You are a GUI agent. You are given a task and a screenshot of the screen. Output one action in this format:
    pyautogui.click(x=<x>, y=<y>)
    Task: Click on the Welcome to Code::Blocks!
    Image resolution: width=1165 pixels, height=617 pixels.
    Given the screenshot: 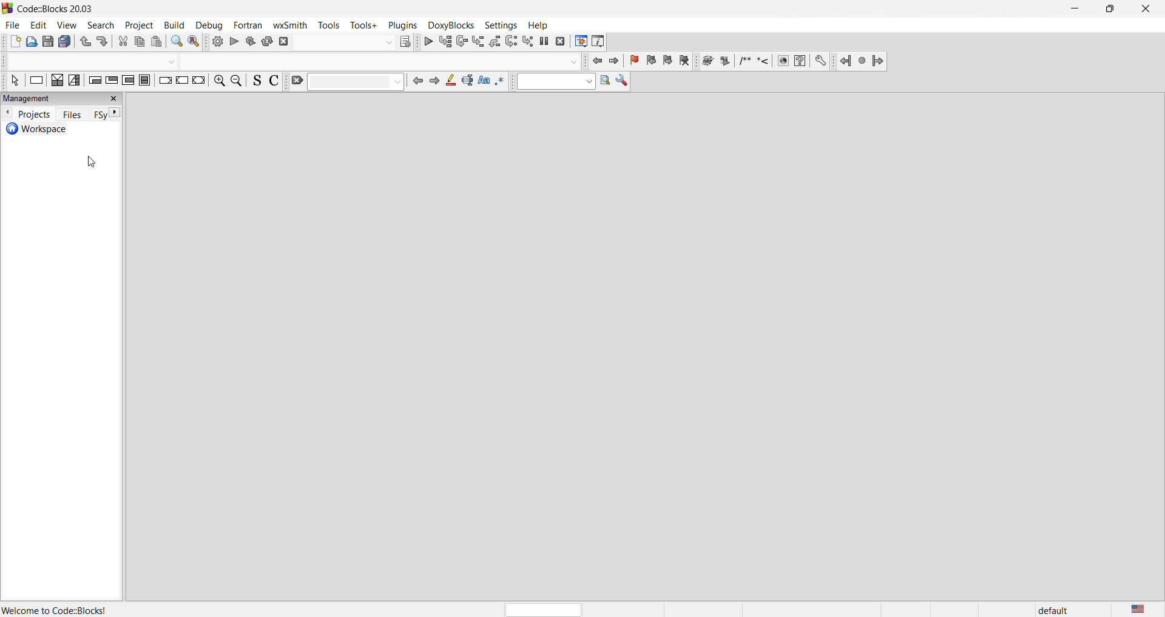 What is the action you would take?
    pyautogui.click(x=56, y=610)
    